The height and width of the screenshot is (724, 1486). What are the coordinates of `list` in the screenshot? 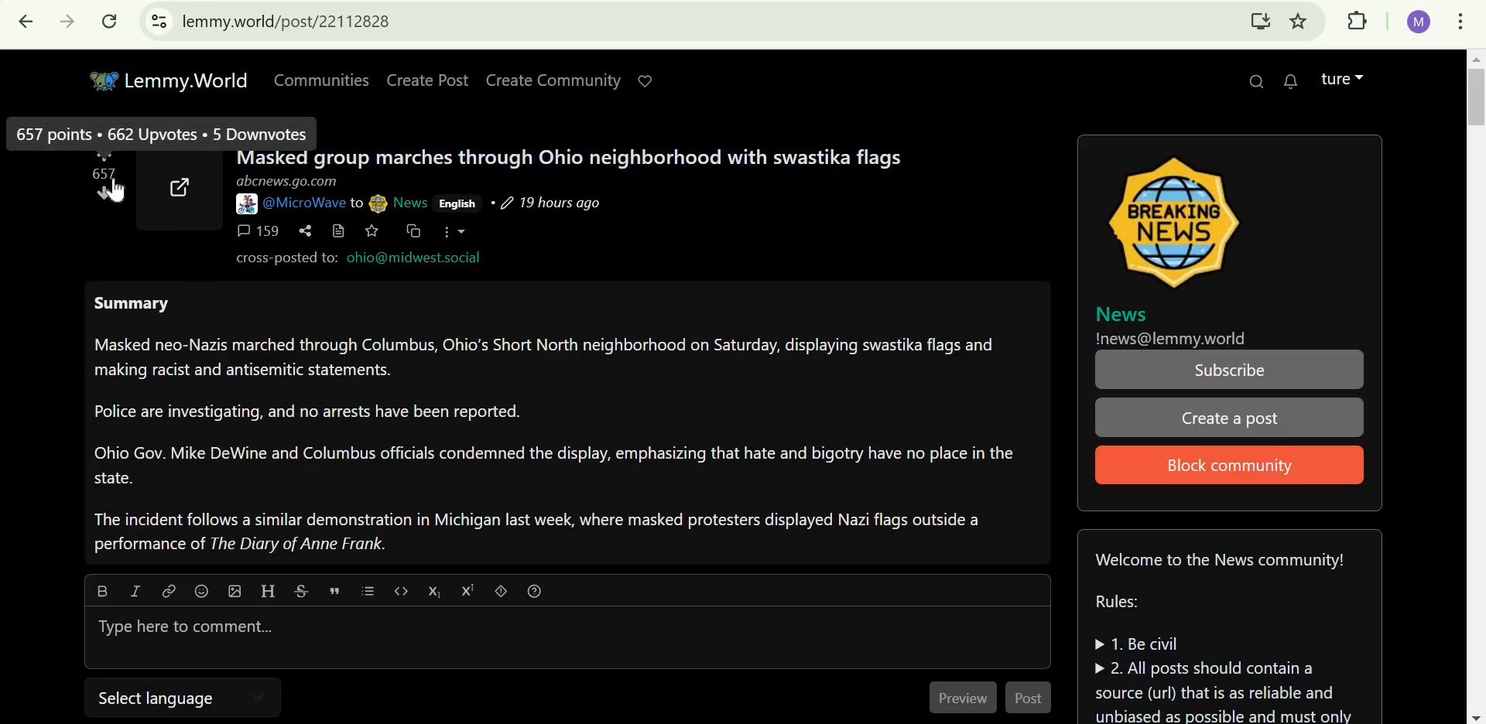 It's located at (369, 591).